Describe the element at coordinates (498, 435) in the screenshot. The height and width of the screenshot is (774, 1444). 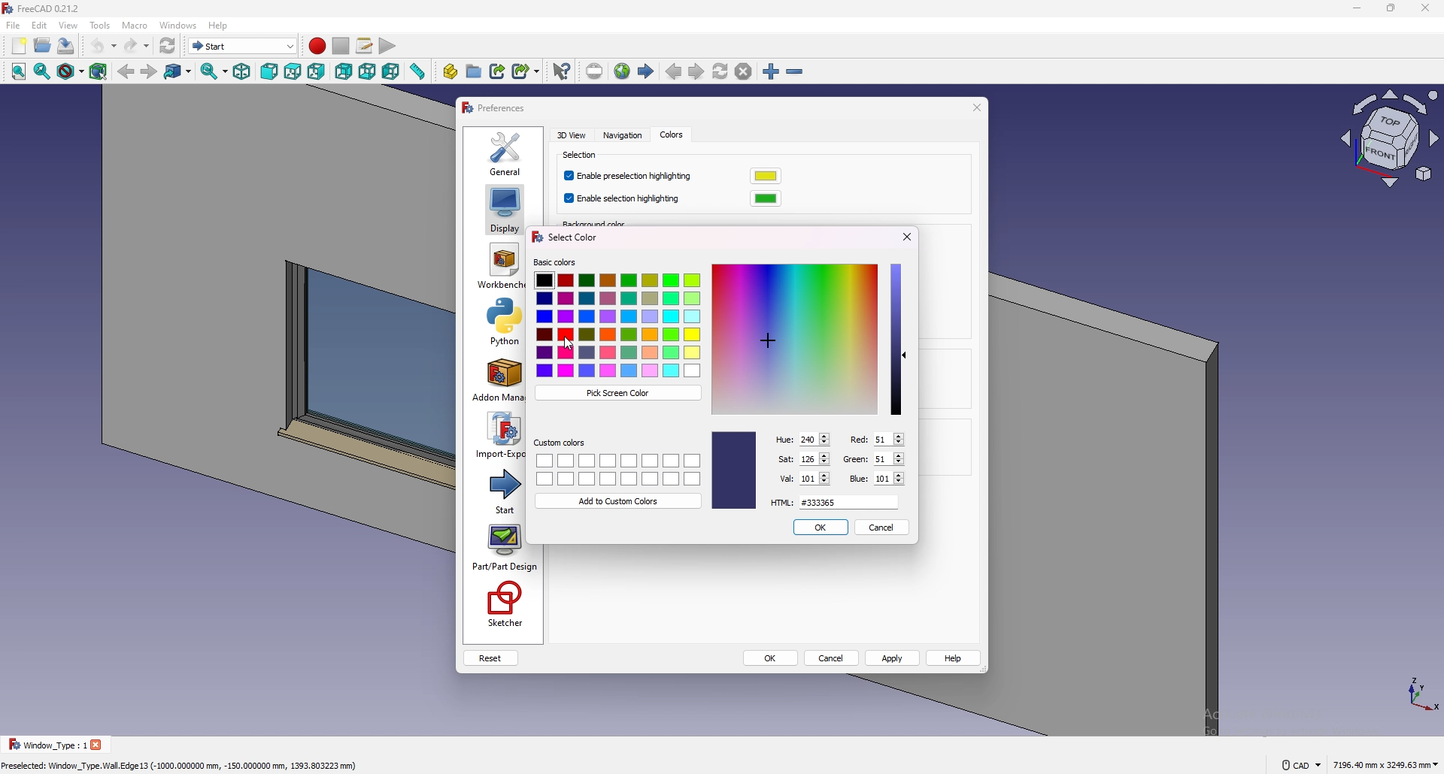
I see `import export` at that location.